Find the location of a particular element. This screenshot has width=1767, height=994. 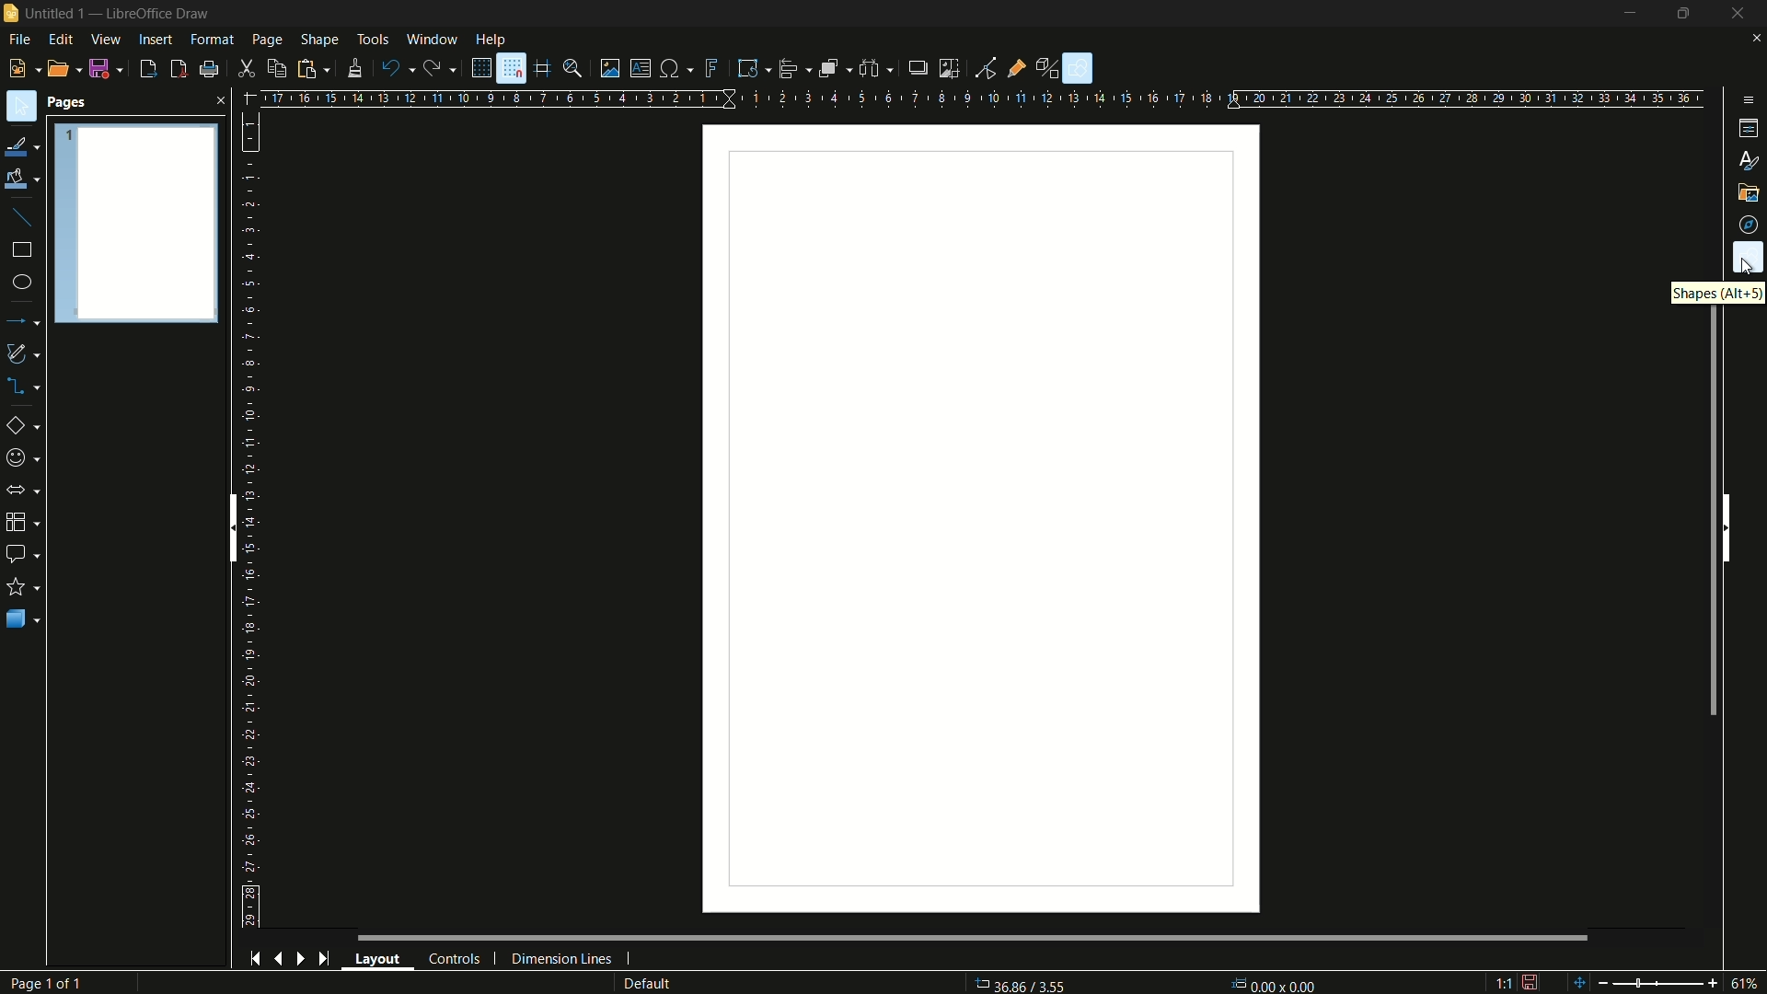

default is located at coordinates (673, 983).